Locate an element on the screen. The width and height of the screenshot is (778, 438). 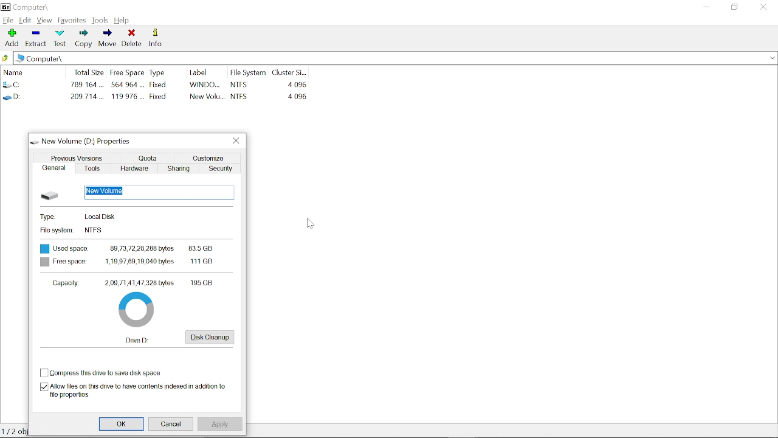
copy is located at coordinates (84, 39).